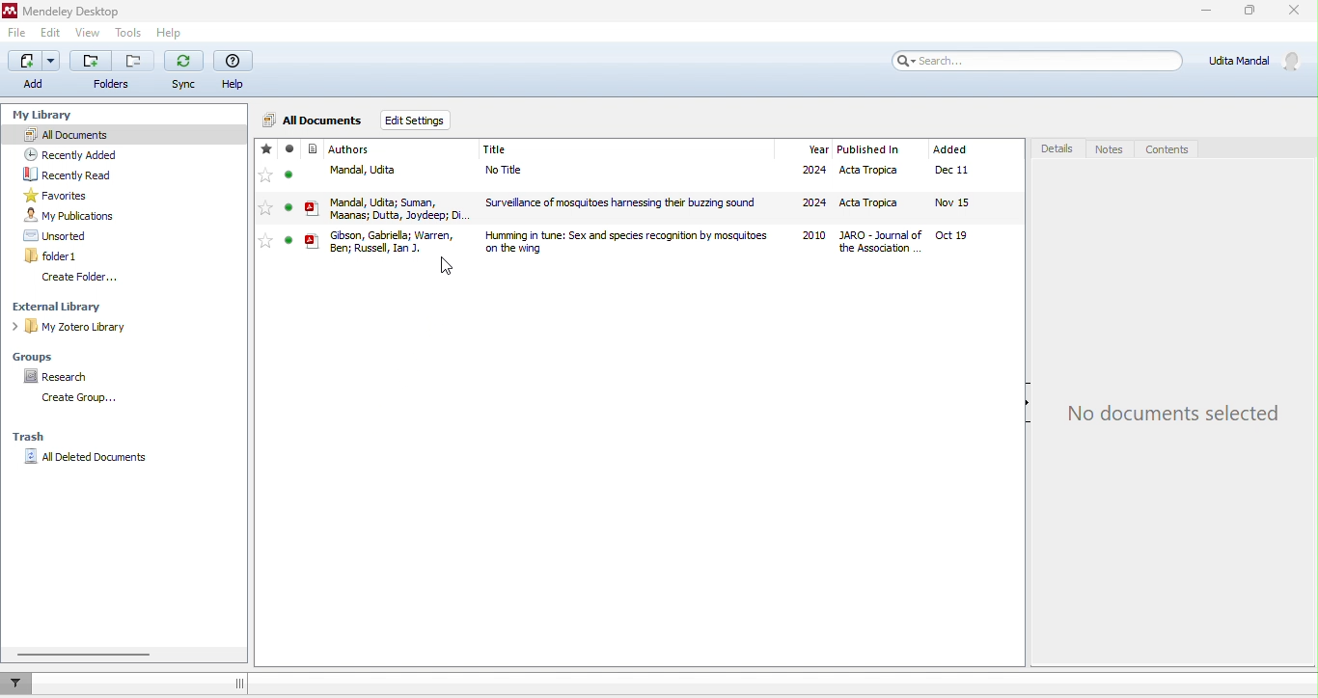  Describe the element at coordinates (1256, 60) in the screenshot. I see `account` at that location.